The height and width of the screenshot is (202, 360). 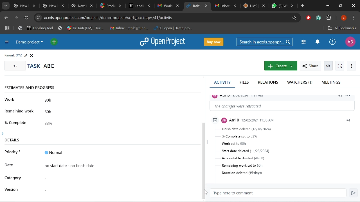 What do you see at coordinates (283, 106) in the screenshot?
I see `Change information` at bounding box center [283, 106].